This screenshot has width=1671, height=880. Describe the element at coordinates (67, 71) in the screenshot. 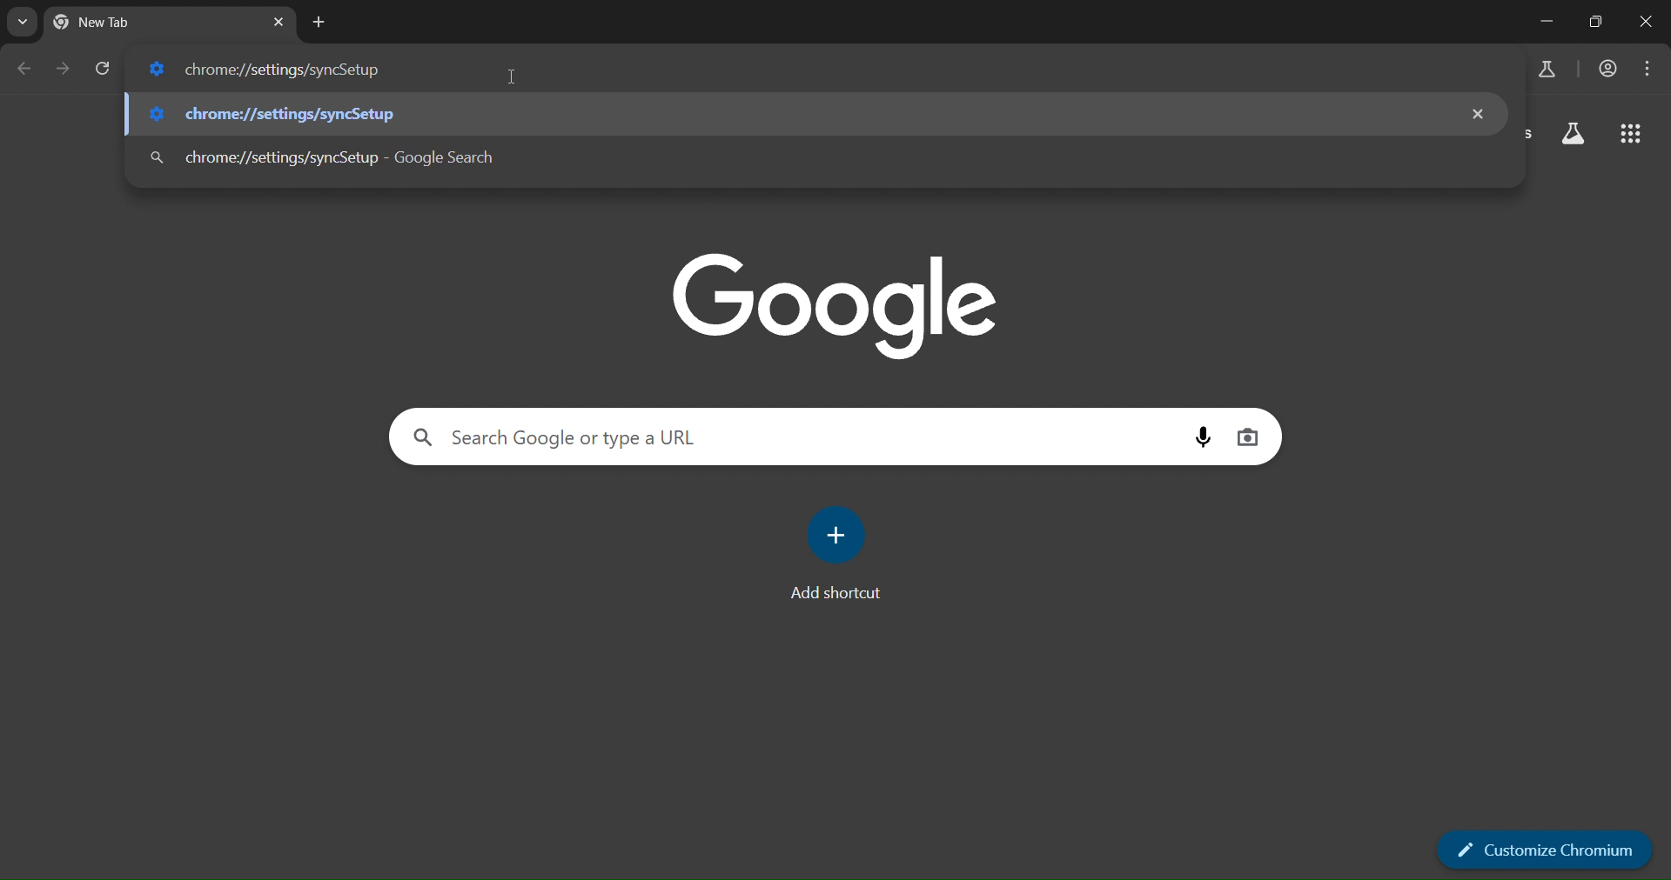

I see `go forward one page` at that location.